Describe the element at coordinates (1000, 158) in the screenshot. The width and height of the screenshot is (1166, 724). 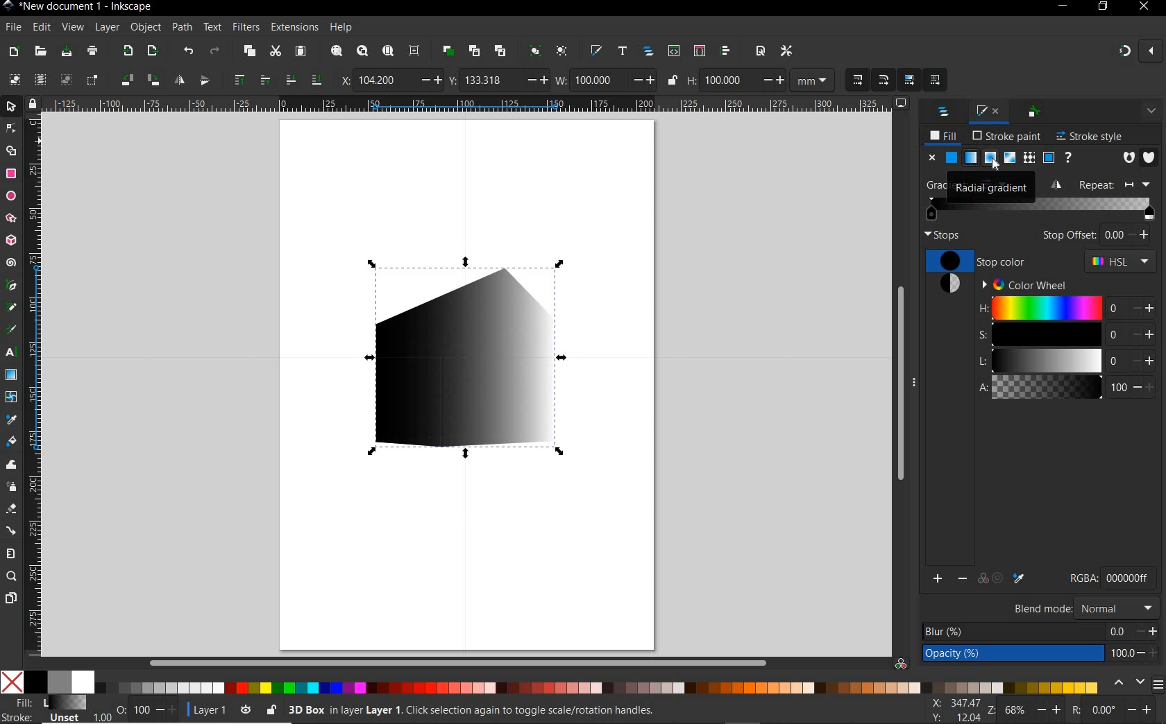
I see `PAINT STYLES` at that location.